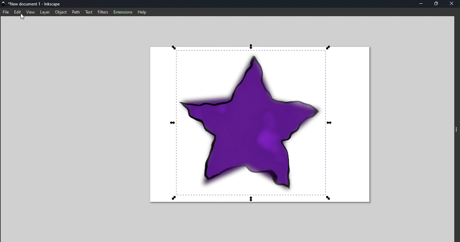 This screenshot has width=460, height=242. What do you see at coordinates (142, 11) in the screenshot?
I see `Help` at bounding box center [142, 11].